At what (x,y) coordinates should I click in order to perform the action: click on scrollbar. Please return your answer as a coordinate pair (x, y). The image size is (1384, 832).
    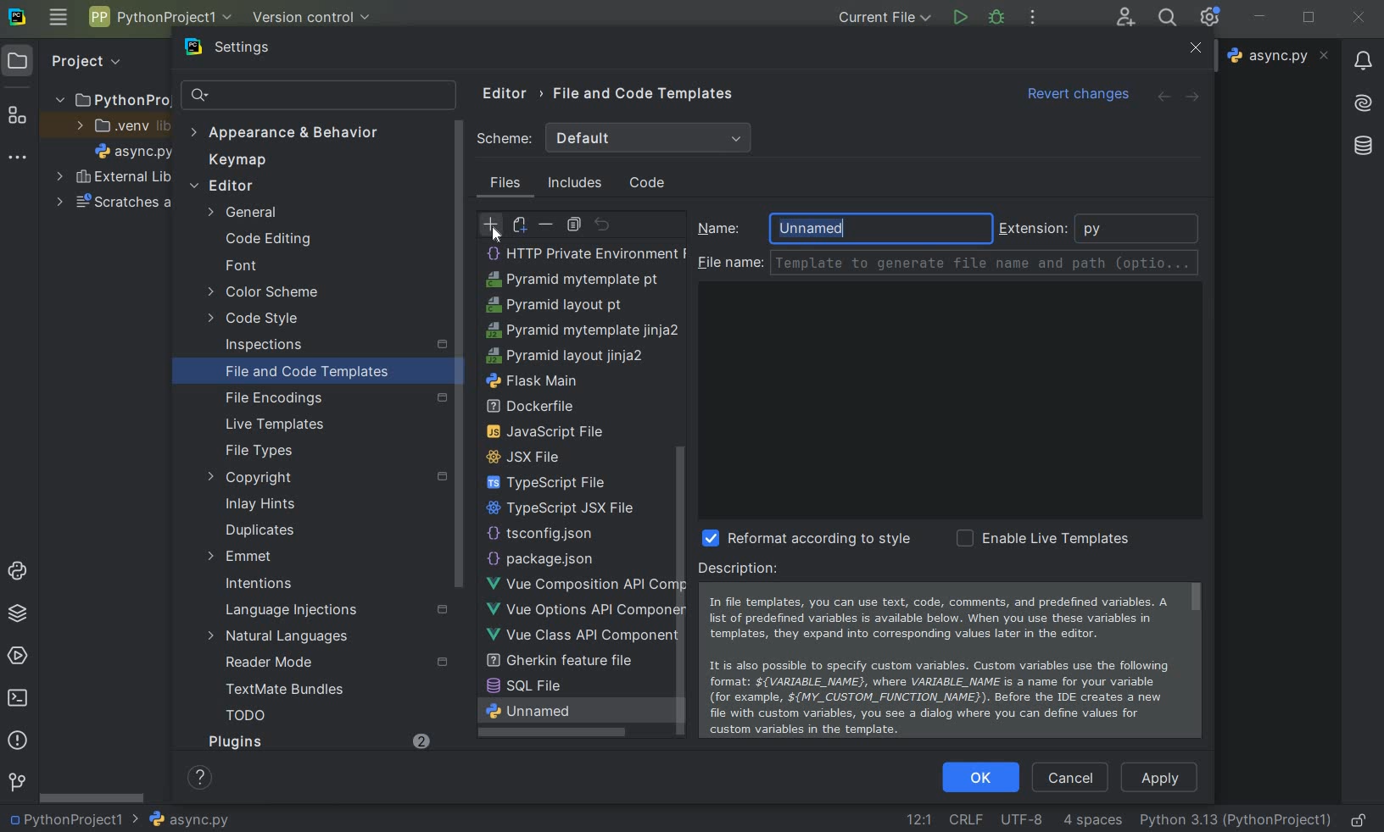
    Looking at the image, I should click on (680, 391).